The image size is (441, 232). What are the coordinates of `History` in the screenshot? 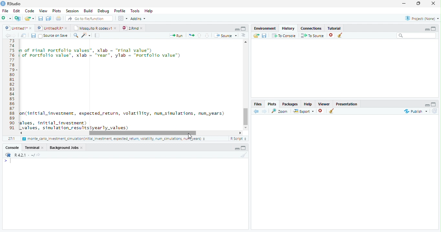 It's located at (288, 28).